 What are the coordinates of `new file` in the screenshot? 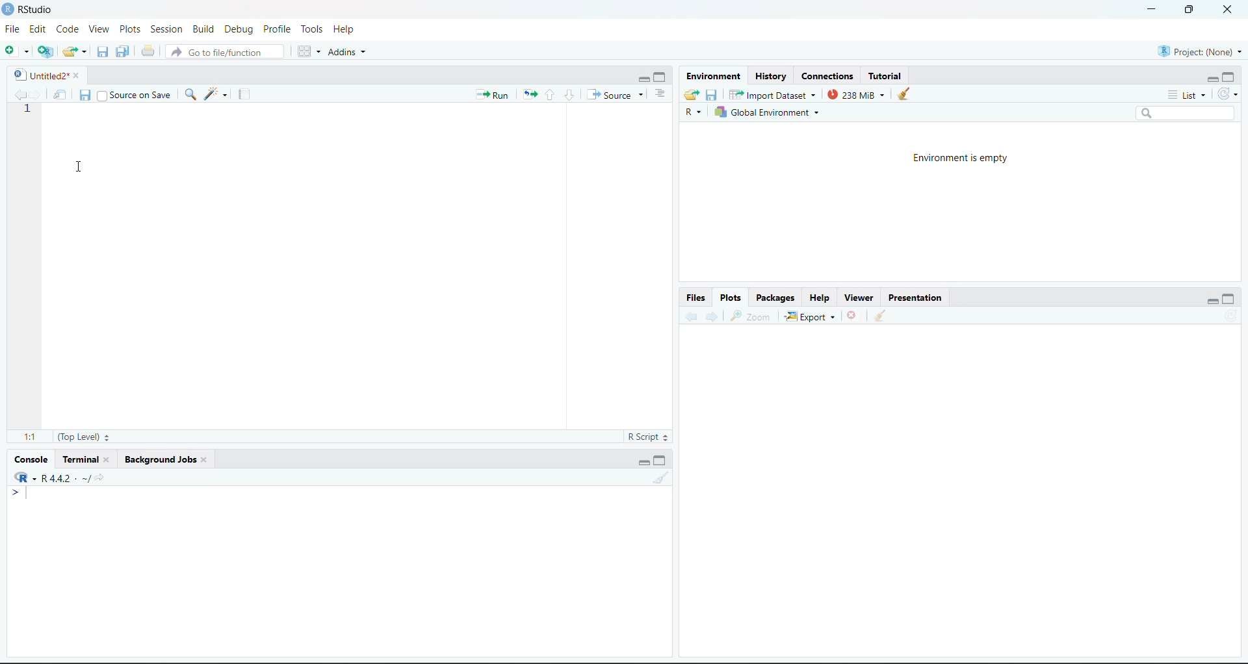 It's located at (17, 50).